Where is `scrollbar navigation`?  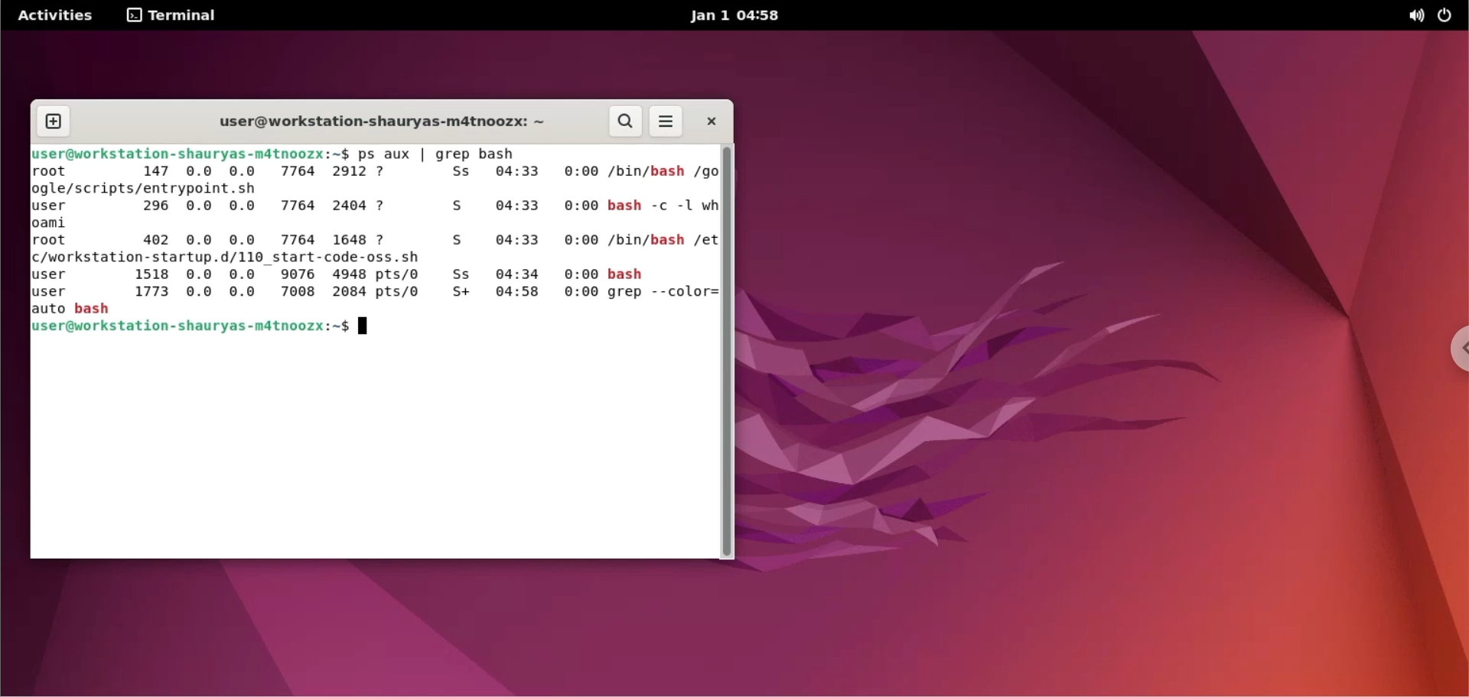
scrollbar navigation is located at coordinates (728, 351).